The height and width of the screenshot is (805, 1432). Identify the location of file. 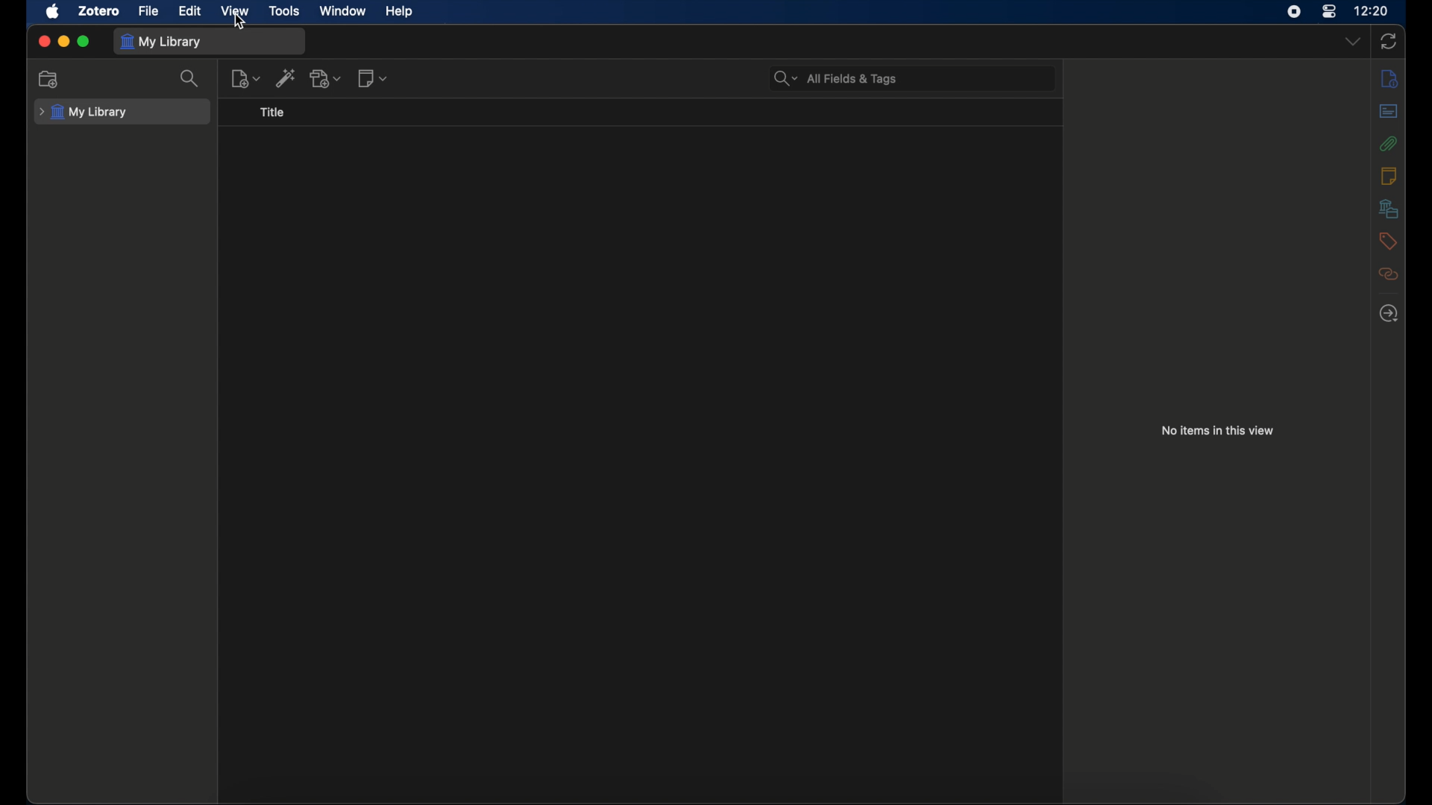
(149, 11).